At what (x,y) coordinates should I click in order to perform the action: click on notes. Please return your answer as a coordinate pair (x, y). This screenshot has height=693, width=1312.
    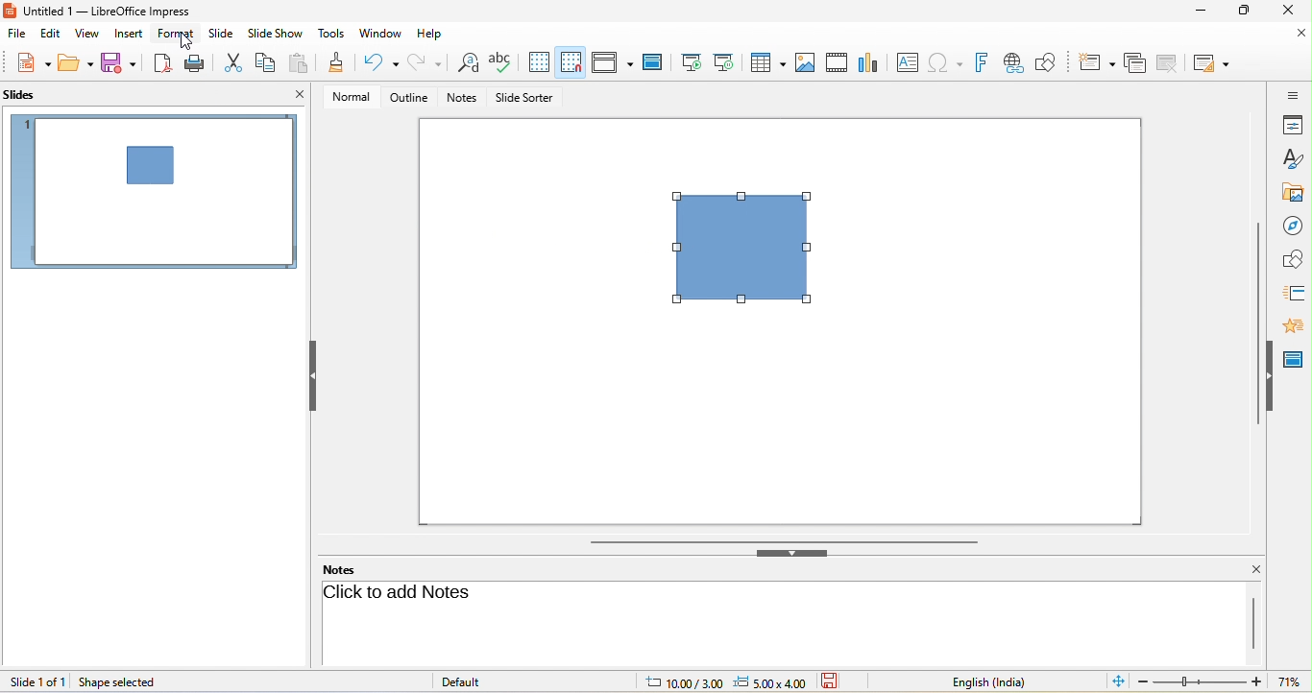
    Looking at the image, I should click on (463, 99).